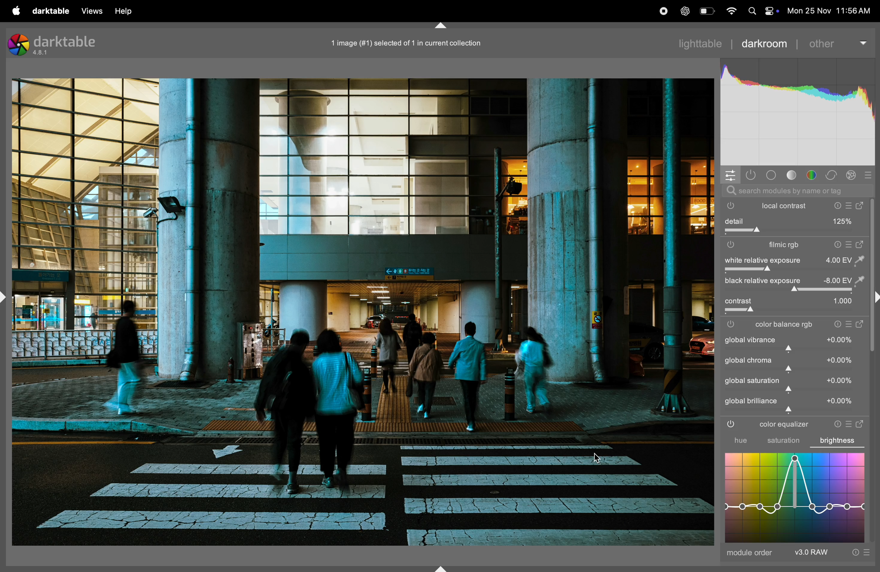 The image size is (880, 572). Describe the element at coordinates (849, 325) in the screenshot. I see `presets` at that location.